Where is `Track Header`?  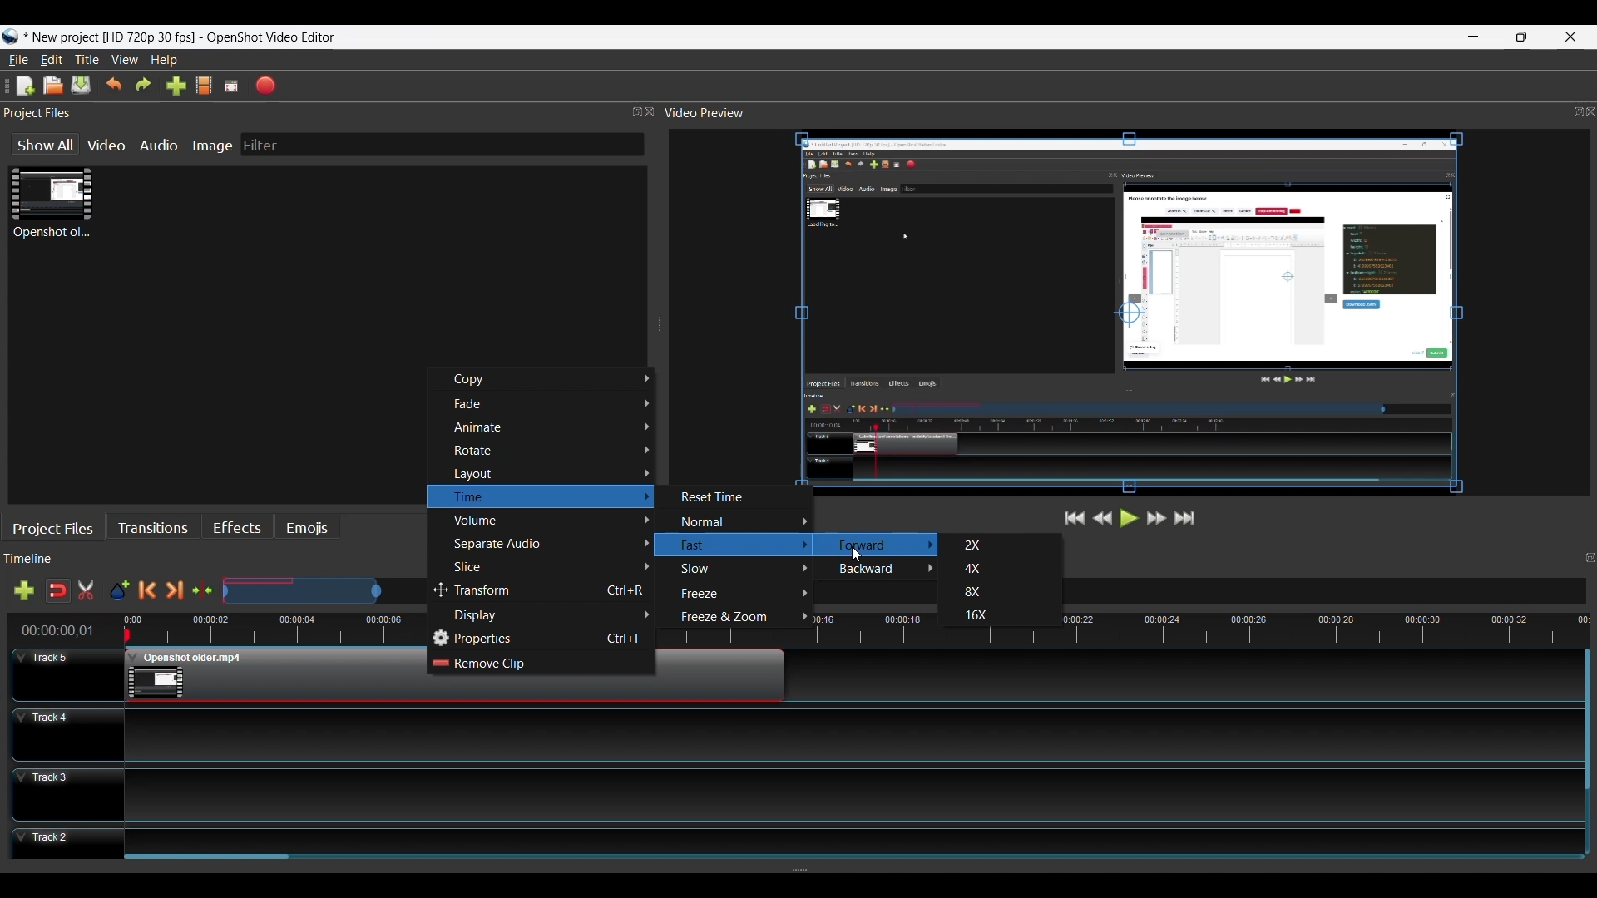
Track Header is located at coordinates (67, 843).